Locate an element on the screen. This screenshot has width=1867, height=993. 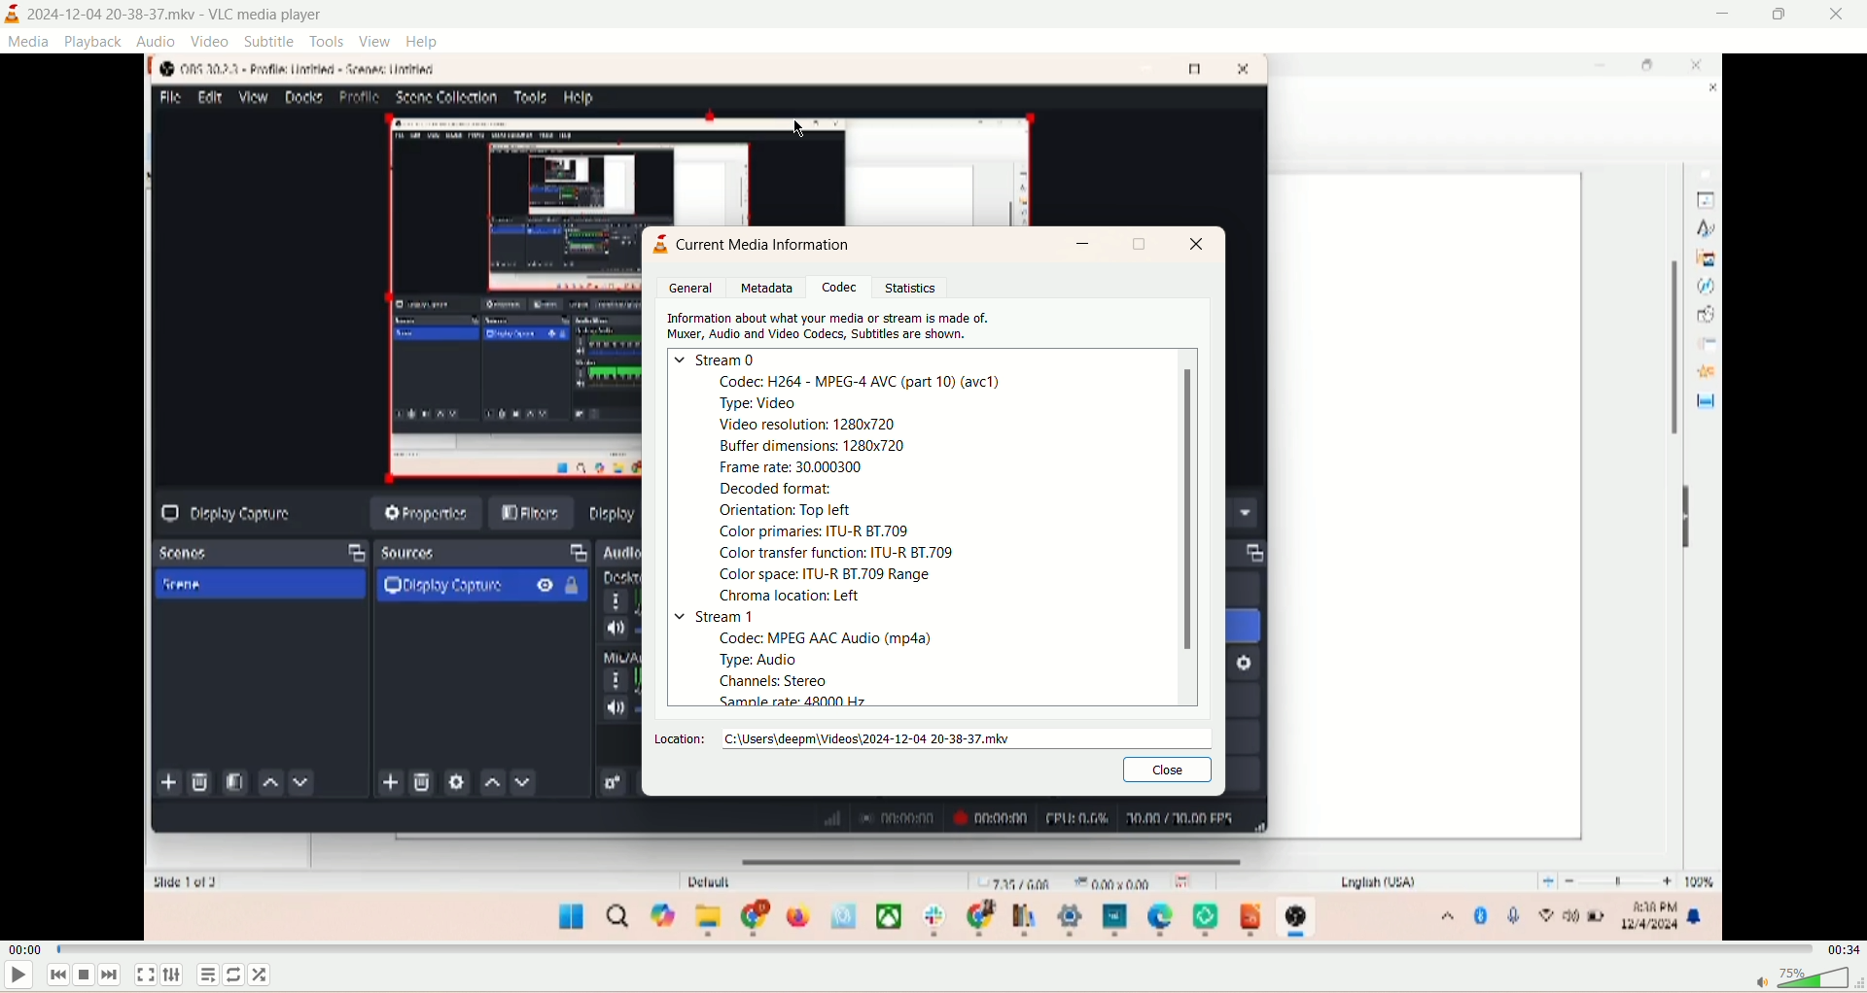
maximize is located at coordinates (1778, 17).